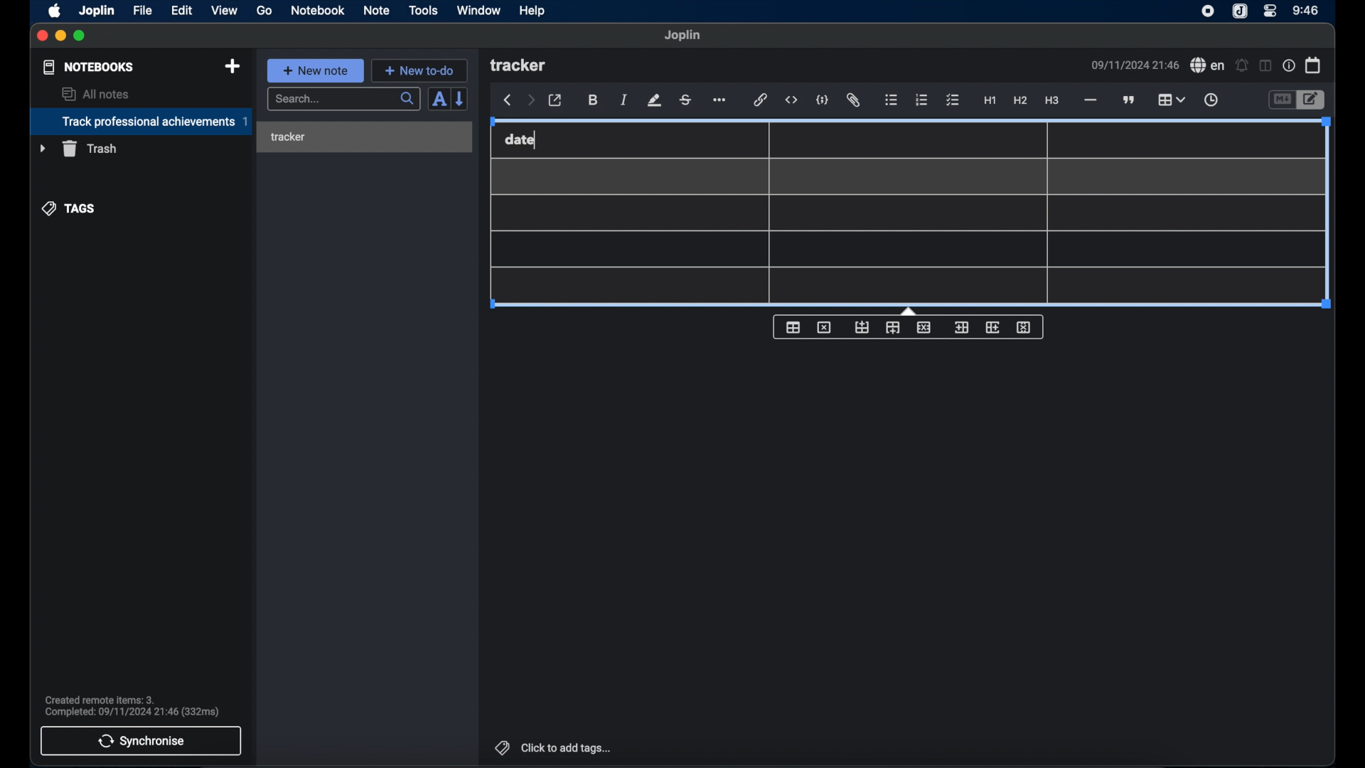  Describe the element at coordinates (1312, 100) in the screenshot. I see `toggle editor` at that location.